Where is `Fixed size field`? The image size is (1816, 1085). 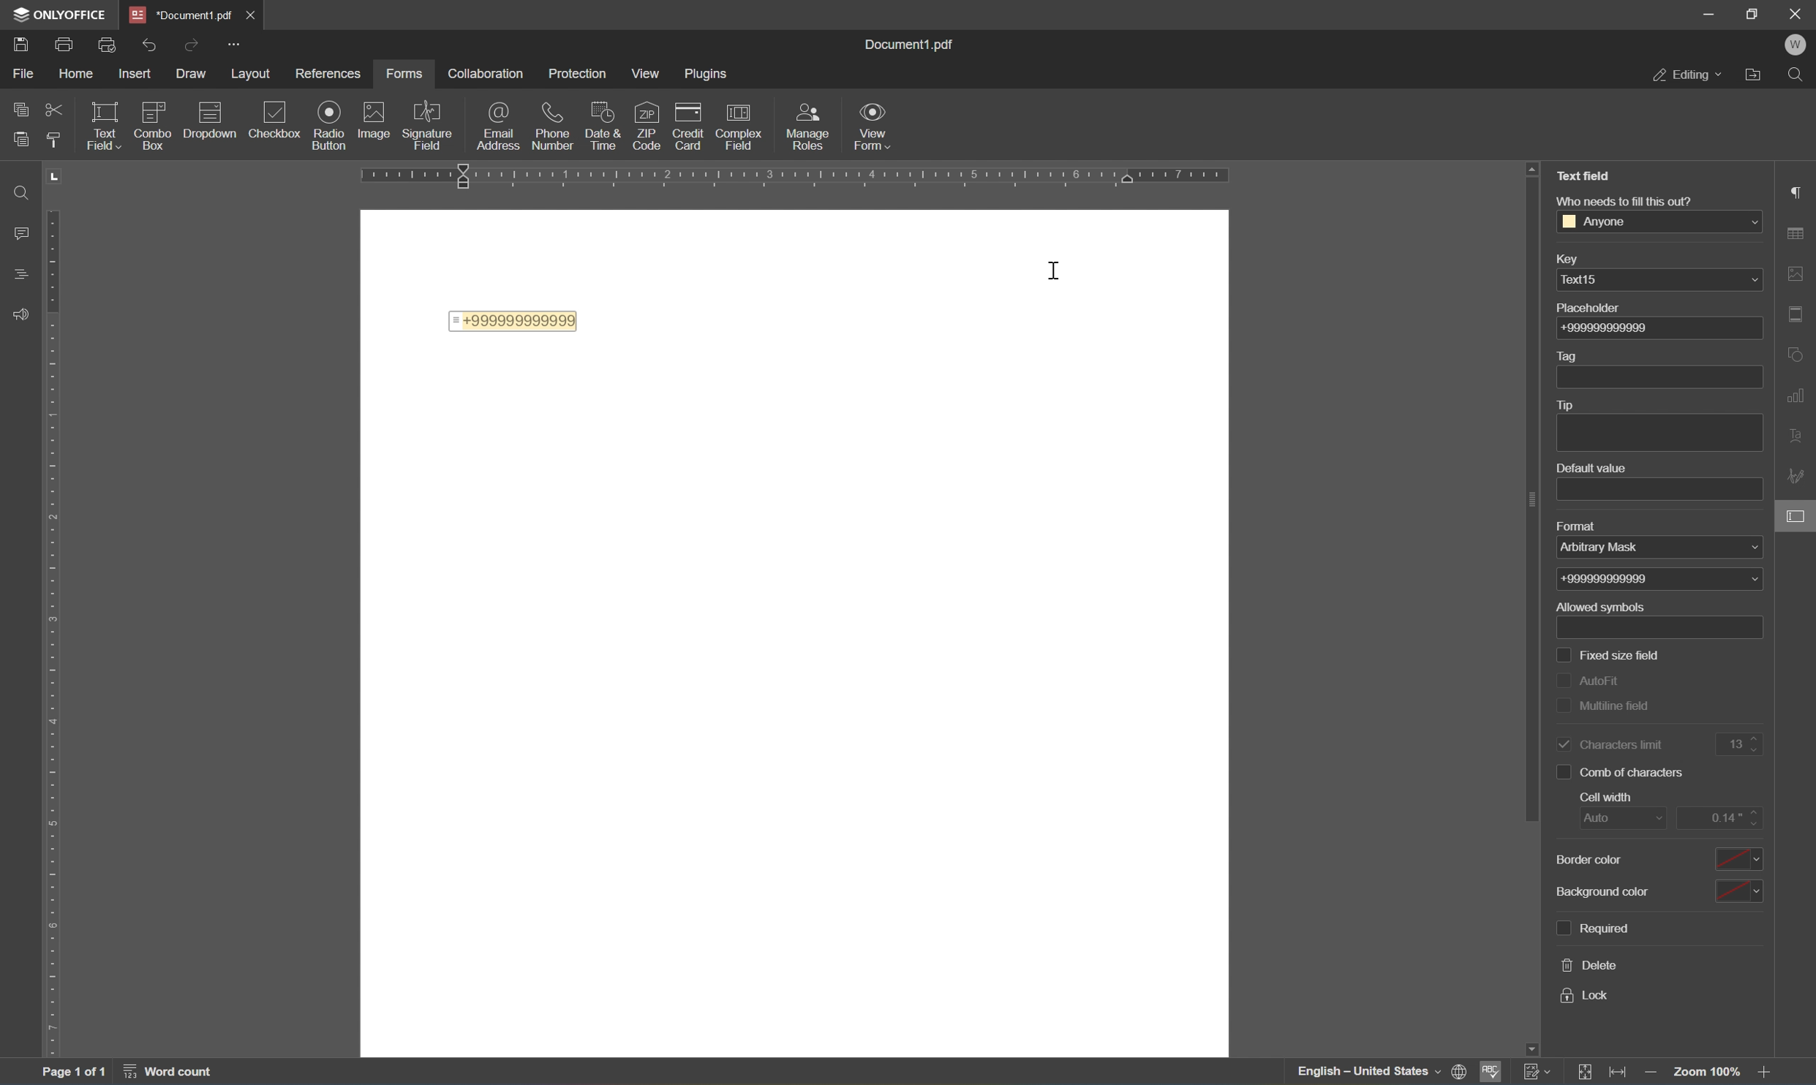 Fixed size field is located at coordinates (1603, 653).